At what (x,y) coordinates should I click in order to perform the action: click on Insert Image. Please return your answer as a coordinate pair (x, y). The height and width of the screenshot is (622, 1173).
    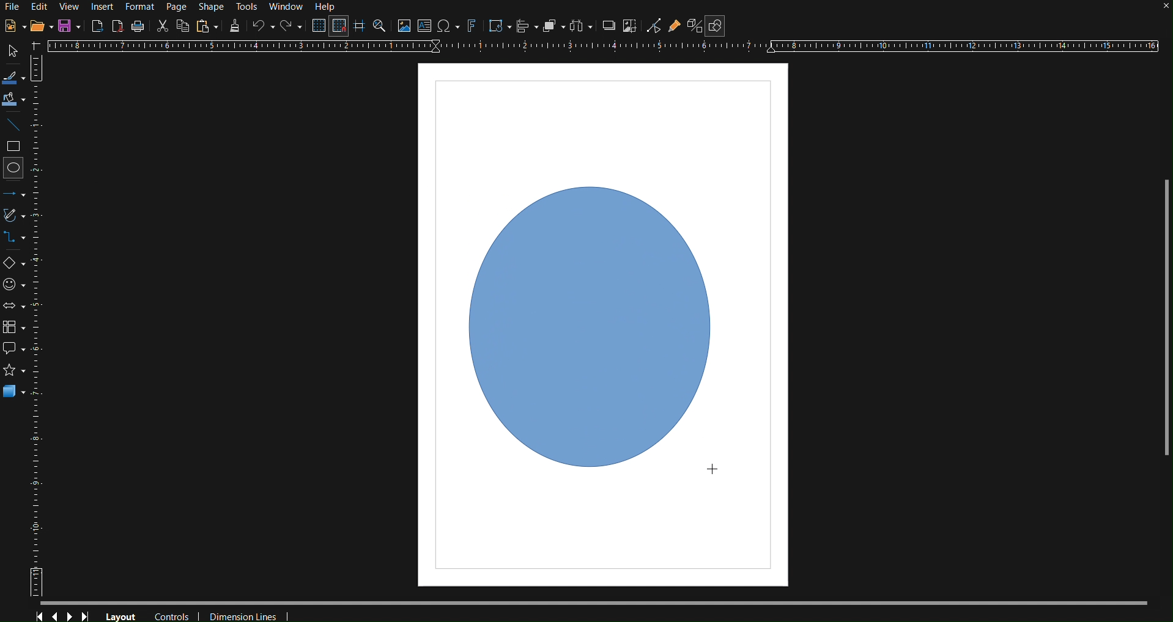
    Looking at the image, I should click on (404, 27).